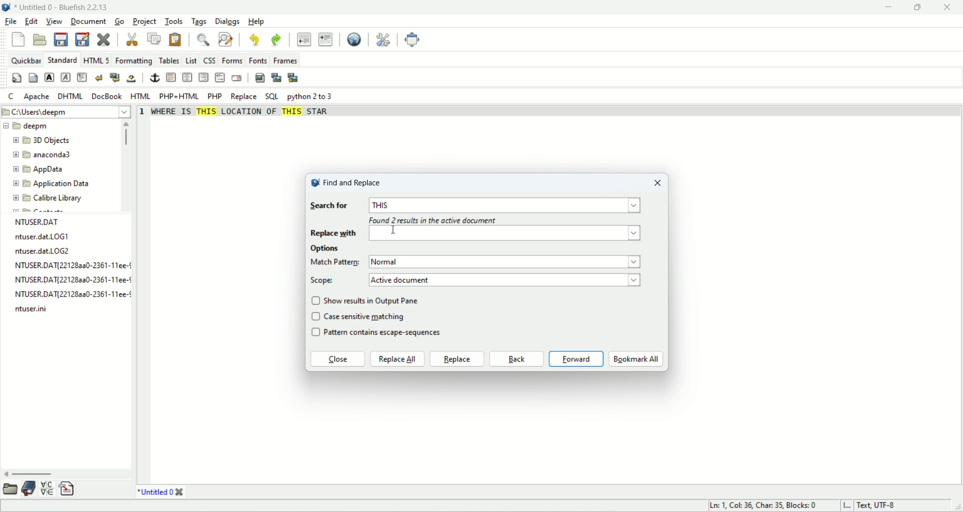  I want to click on bookmakrs, so click(29, 488).